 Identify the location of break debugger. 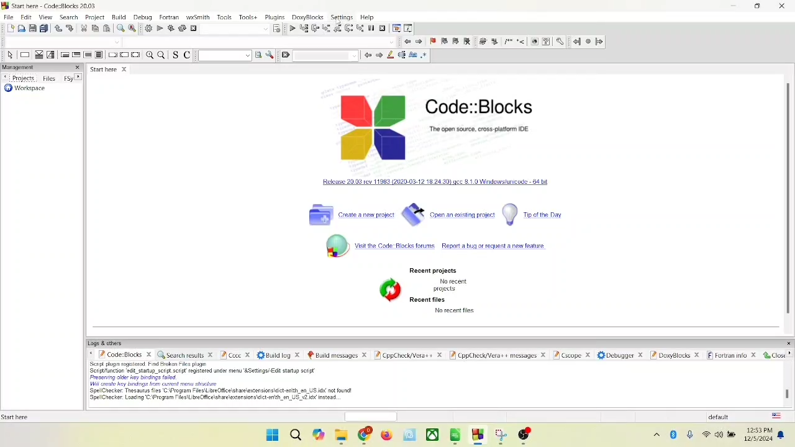
(371, 27).